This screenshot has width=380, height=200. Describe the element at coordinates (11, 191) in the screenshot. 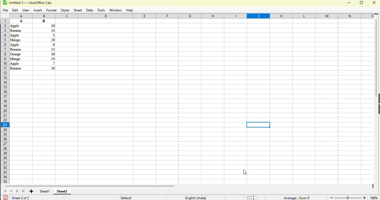

I see `scroll to previous sheet` at that location.